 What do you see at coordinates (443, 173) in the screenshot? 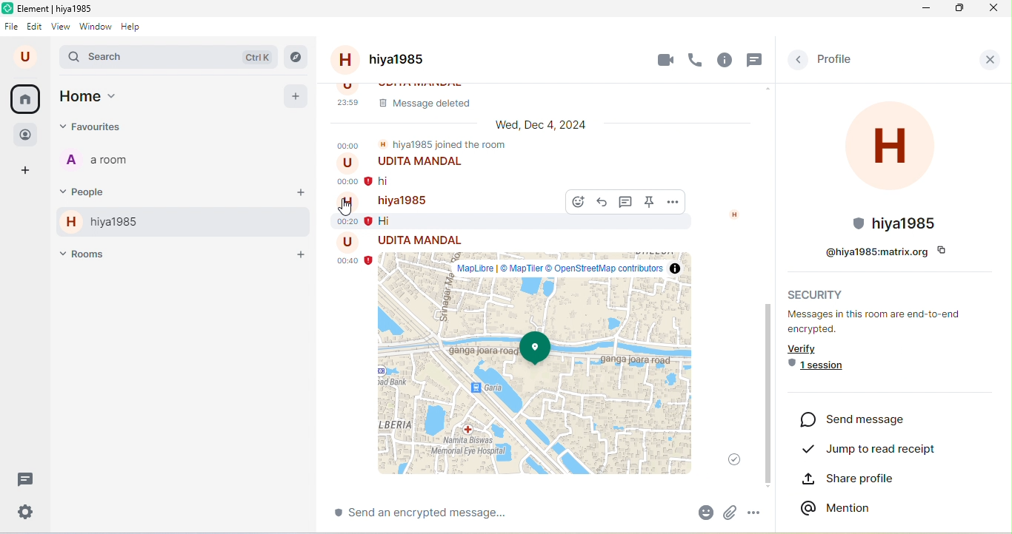
I see `message from UDITA MANDAL` at bounding box center [443, 173].